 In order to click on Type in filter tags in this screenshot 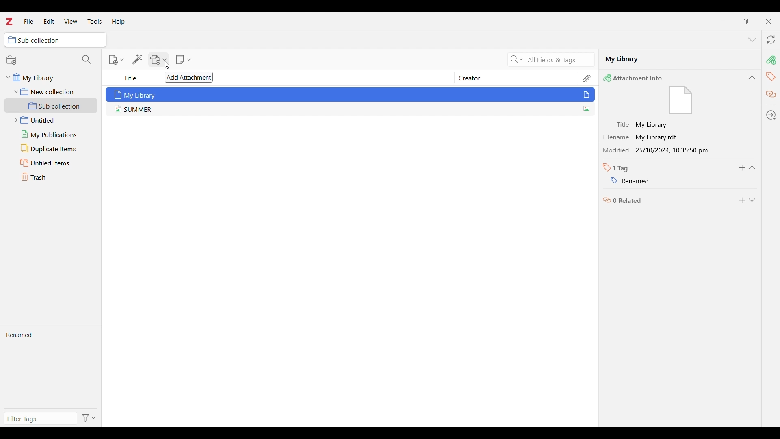, I will do `click(40, 418)`.